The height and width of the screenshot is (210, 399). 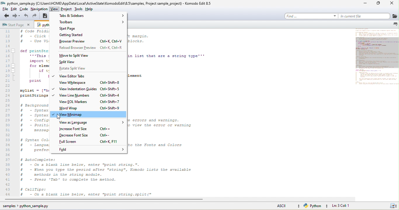 What do you see at coordinates (59, 117) in the screenshot?
I see `cursor movement` at bounding box center [59, 117].